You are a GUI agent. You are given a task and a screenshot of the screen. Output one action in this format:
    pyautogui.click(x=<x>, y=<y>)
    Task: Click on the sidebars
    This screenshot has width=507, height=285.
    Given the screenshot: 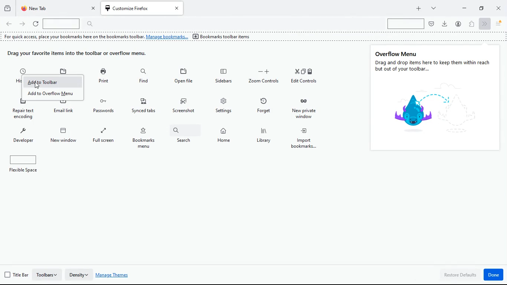 What is the action you would take?
    pyautogui.click(x=225, y=76)
    